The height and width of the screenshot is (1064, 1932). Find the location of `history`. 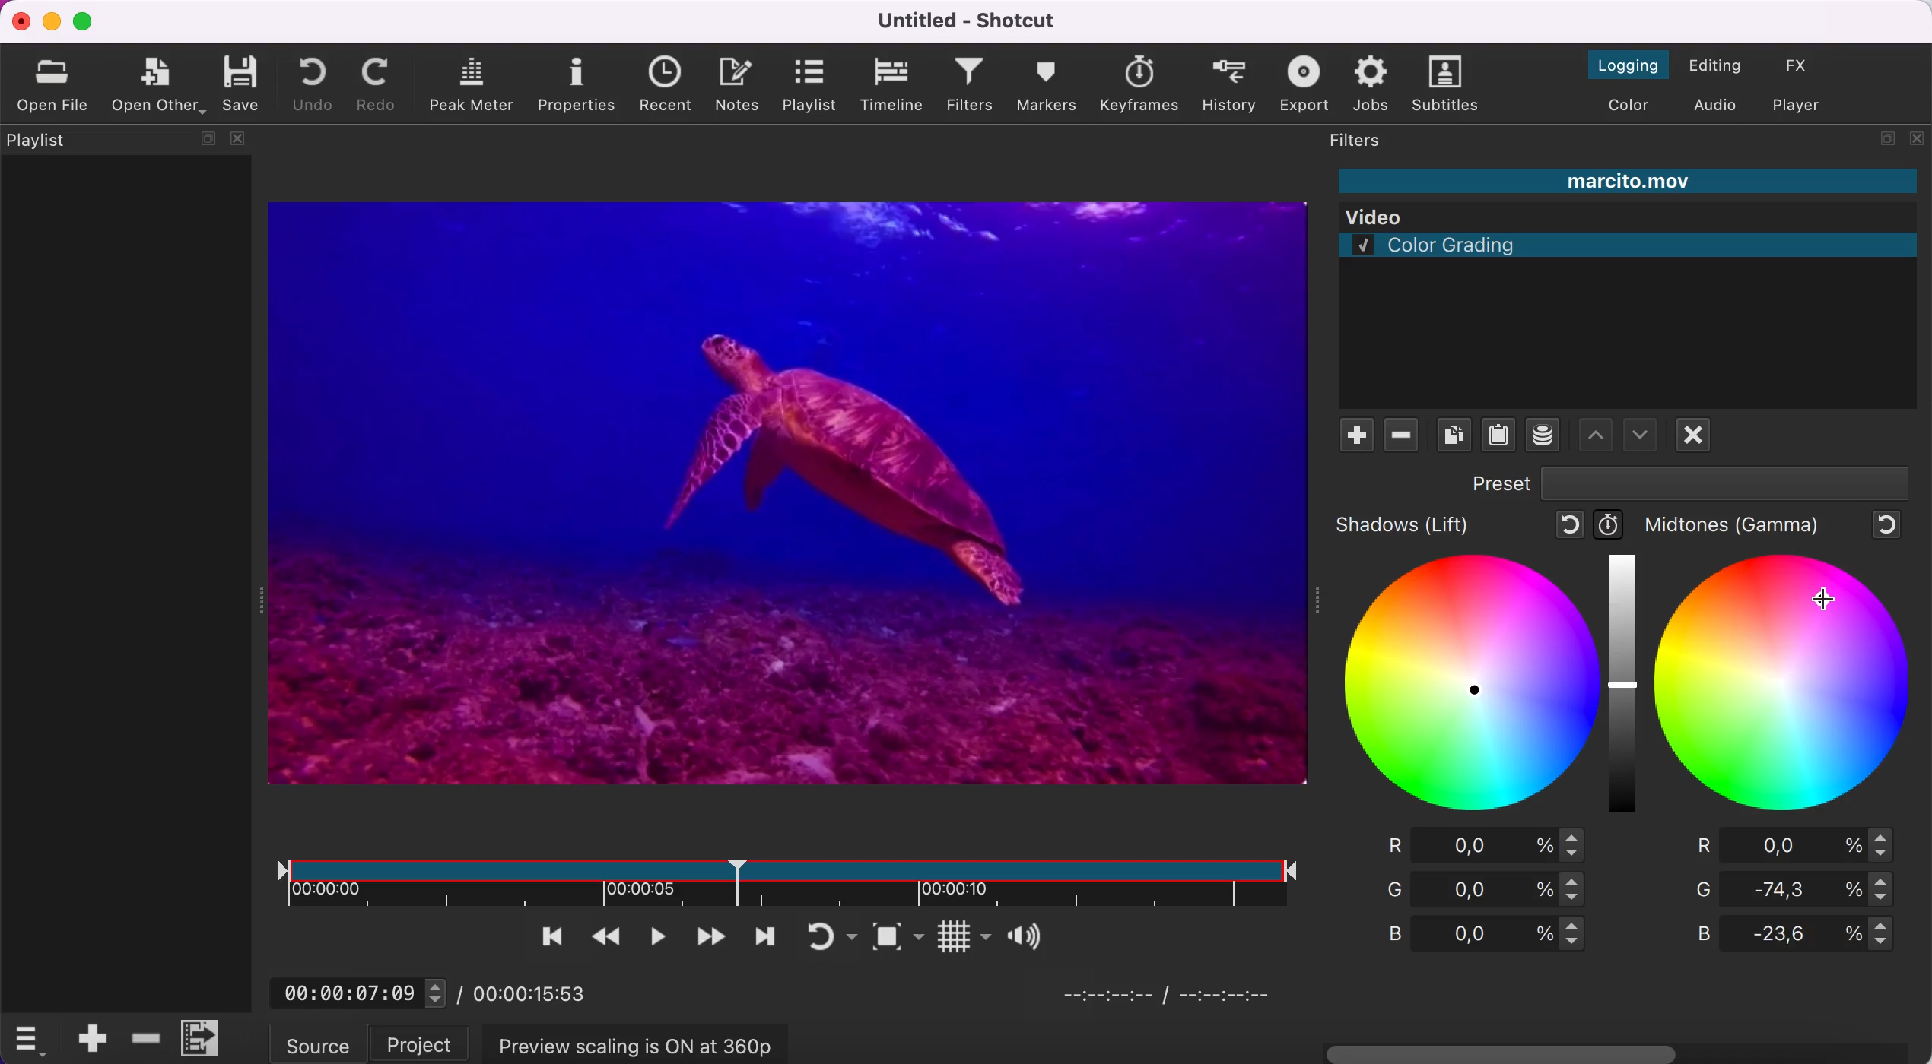

history is located at coordinates (1231, 84).